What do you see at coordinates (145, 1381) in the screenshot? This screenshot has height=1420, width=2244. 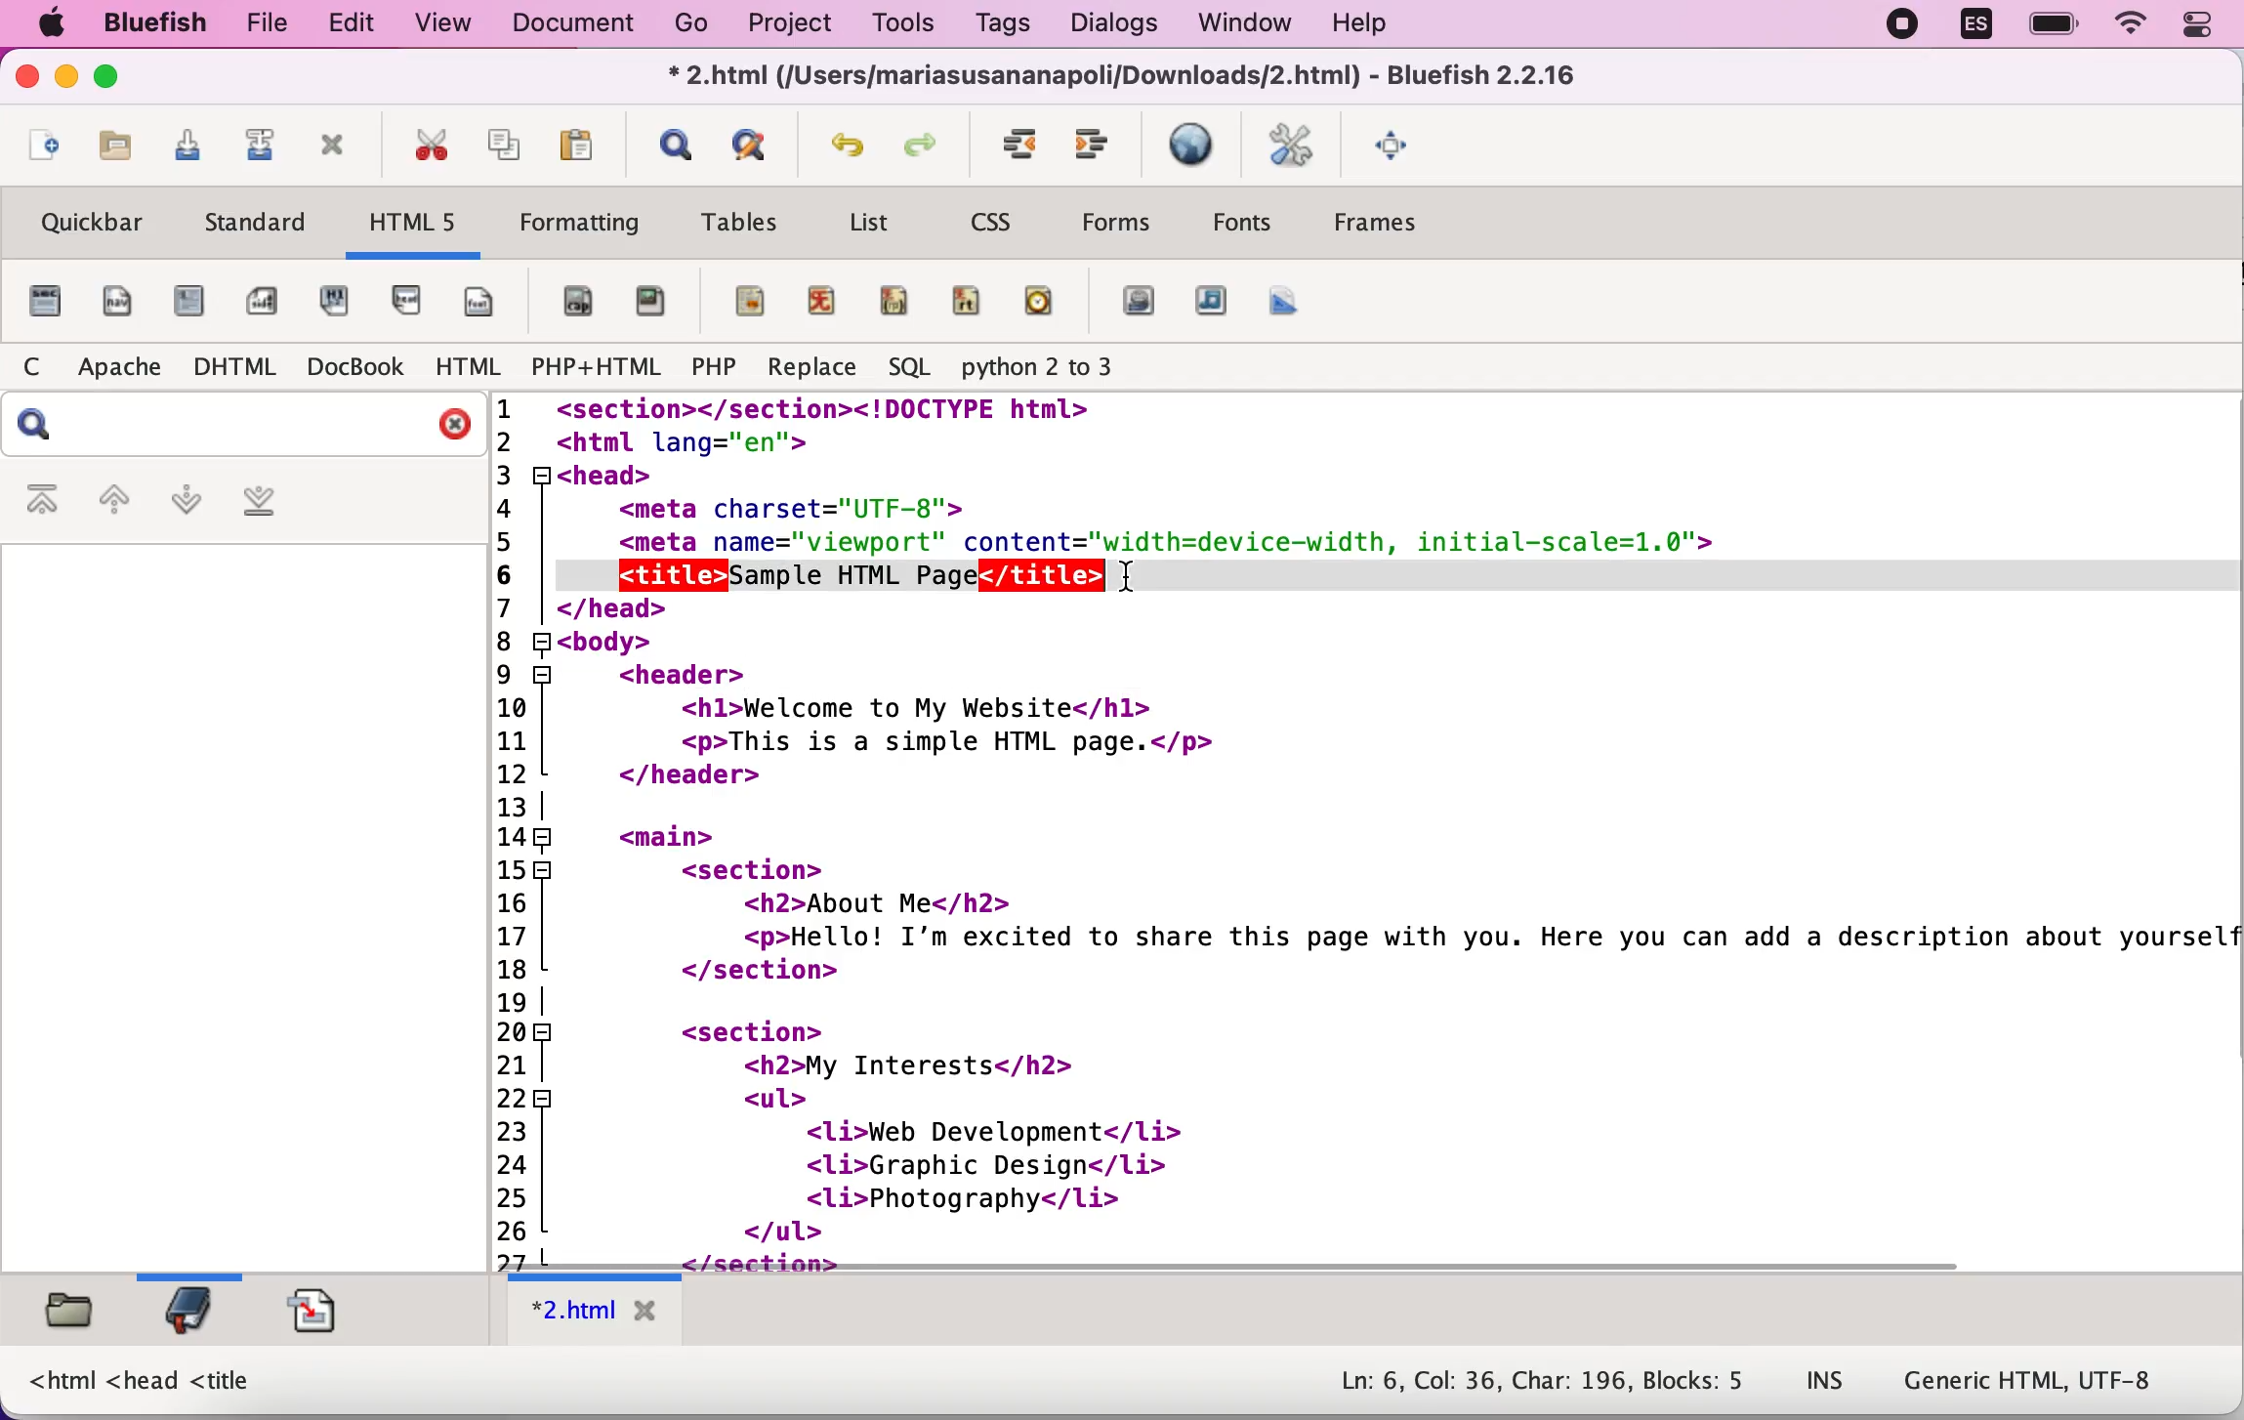 I see `<html <head <title` at bounding box center [145, 1381].